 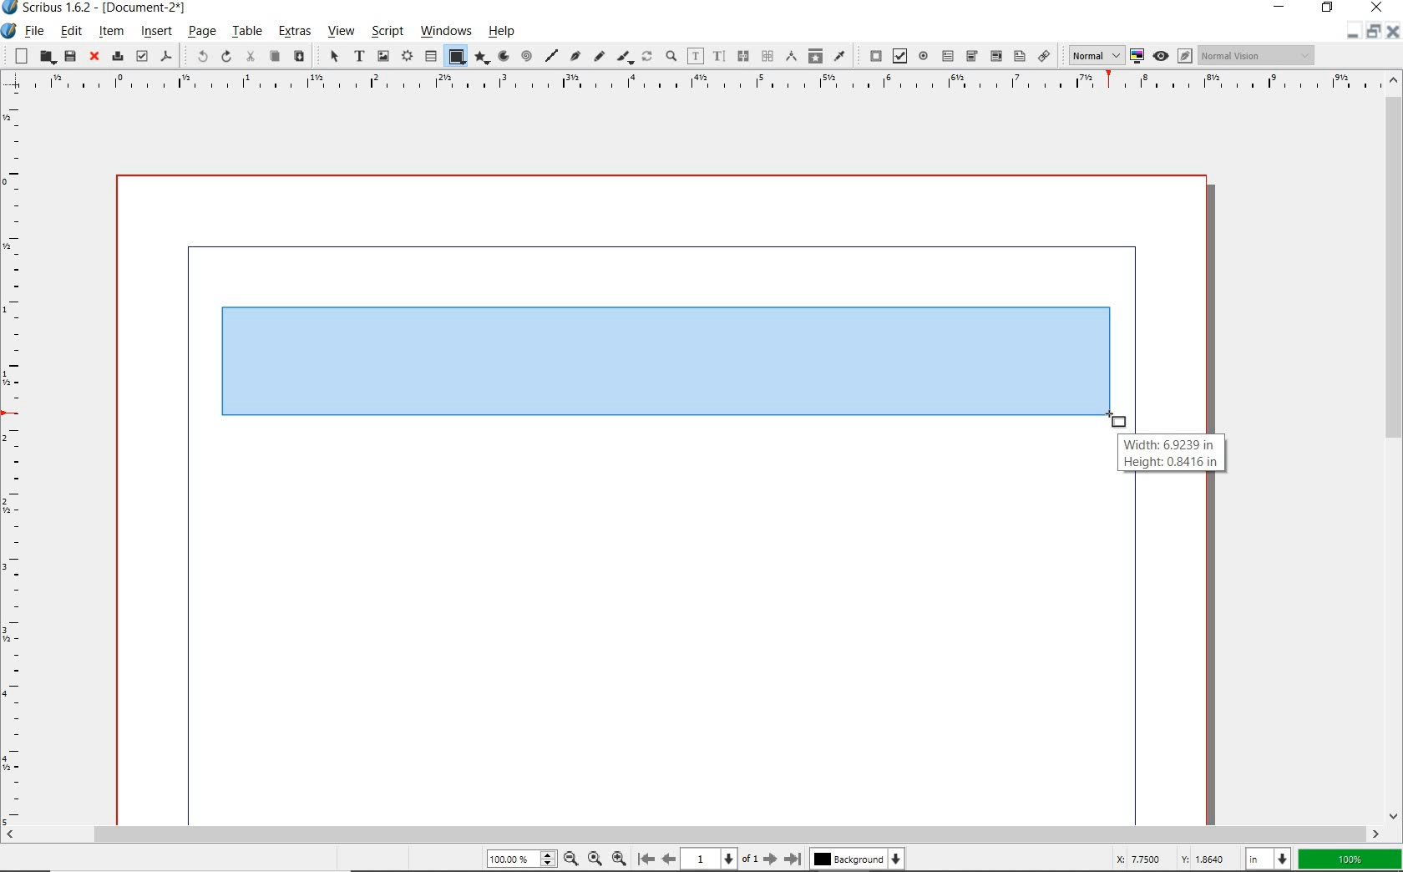 I want to click on save, so click(x=70, y=56).